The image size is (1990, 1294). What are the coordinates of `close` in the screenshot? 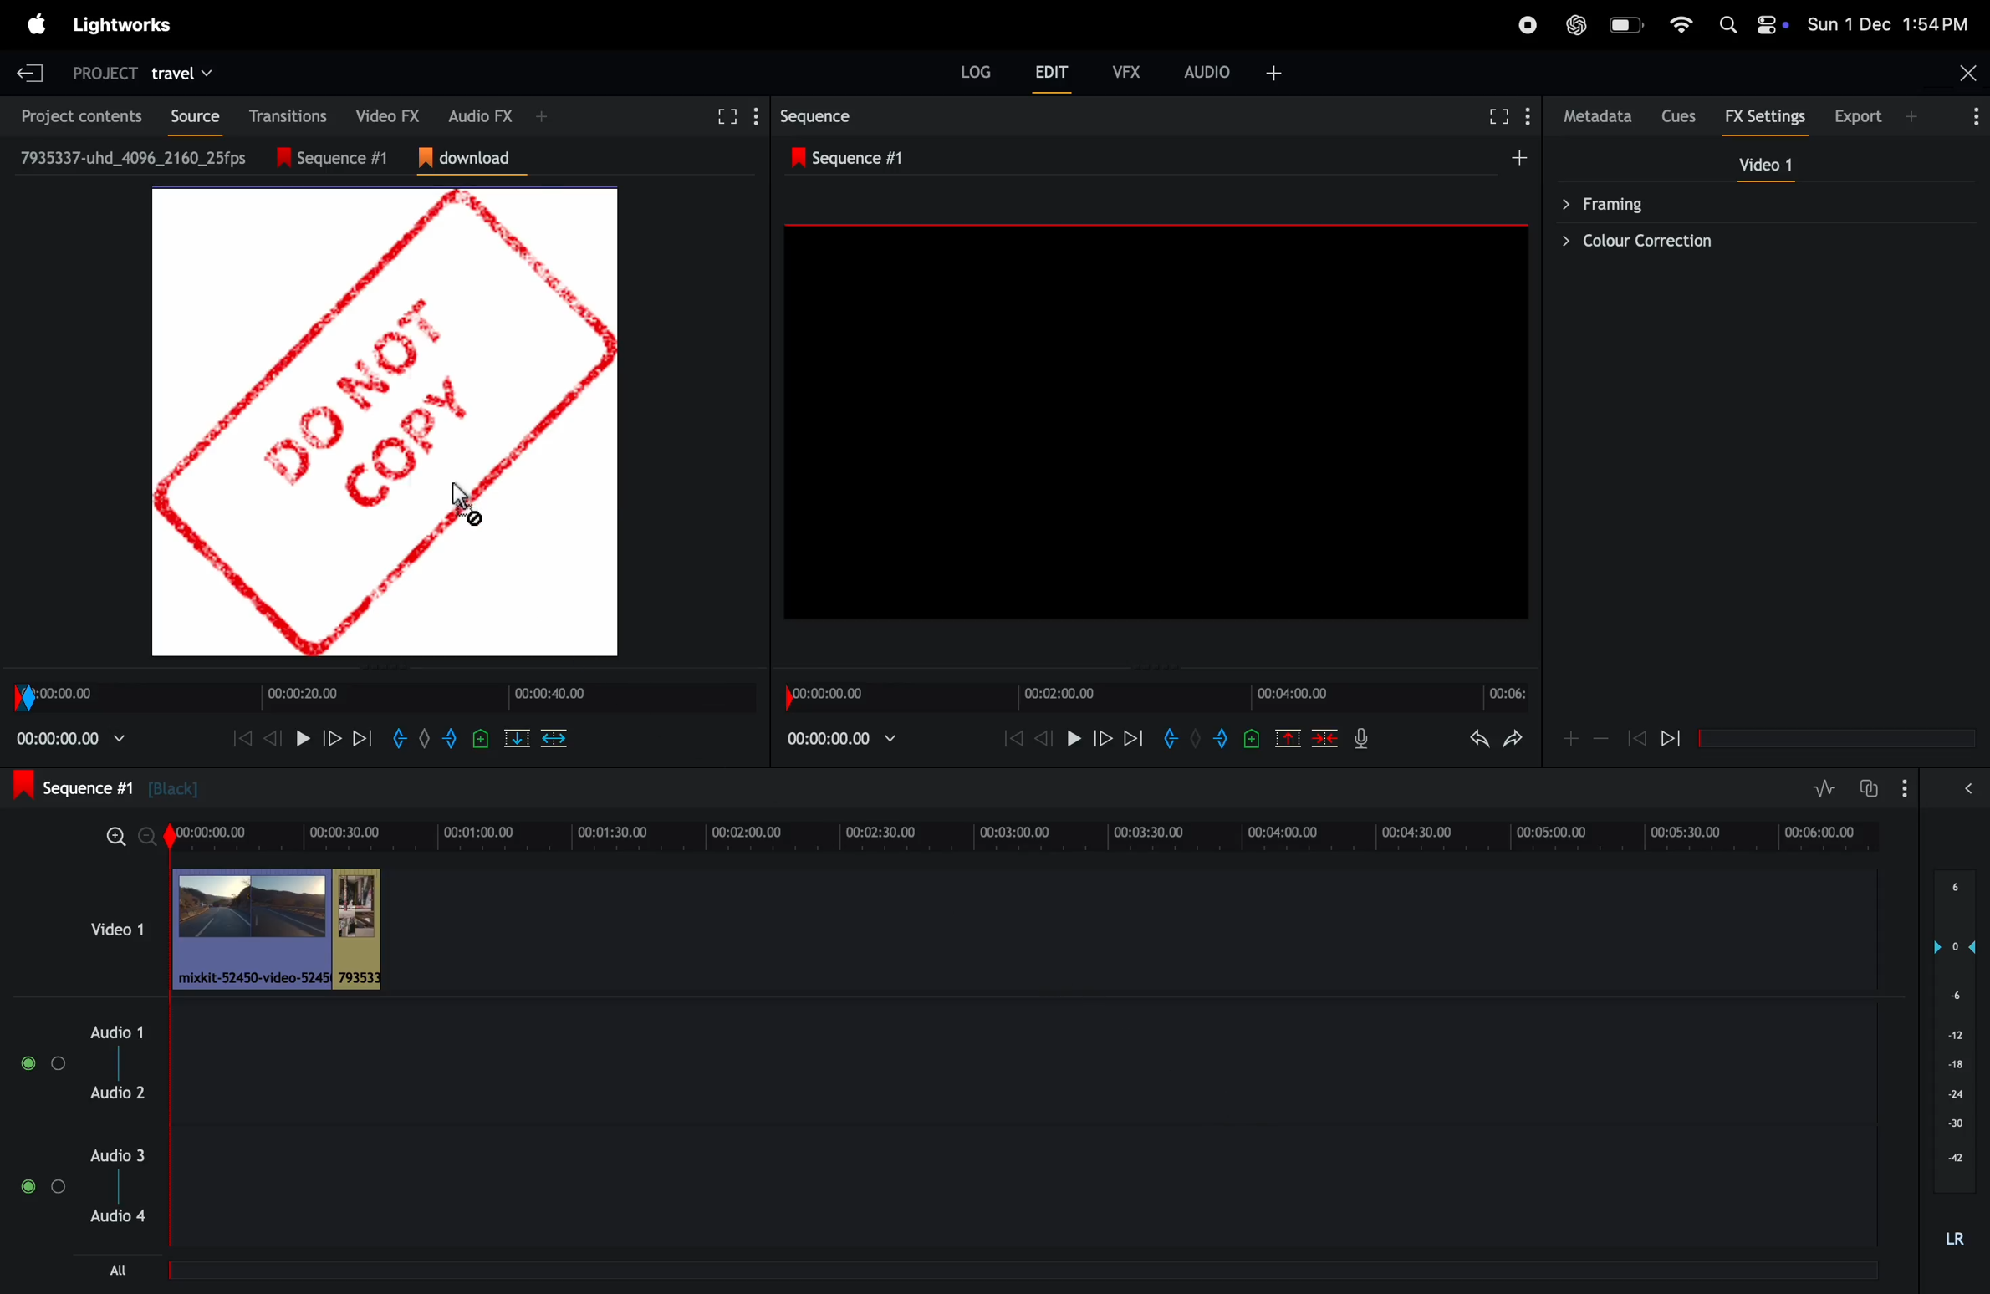 It's located at (1969, 73).